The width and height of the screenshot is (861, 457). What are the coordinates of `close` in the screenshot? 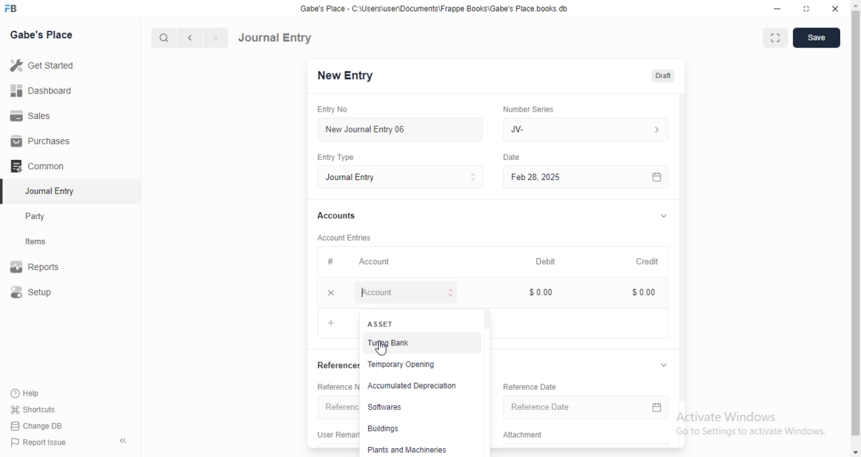 It's located at (835, 9).